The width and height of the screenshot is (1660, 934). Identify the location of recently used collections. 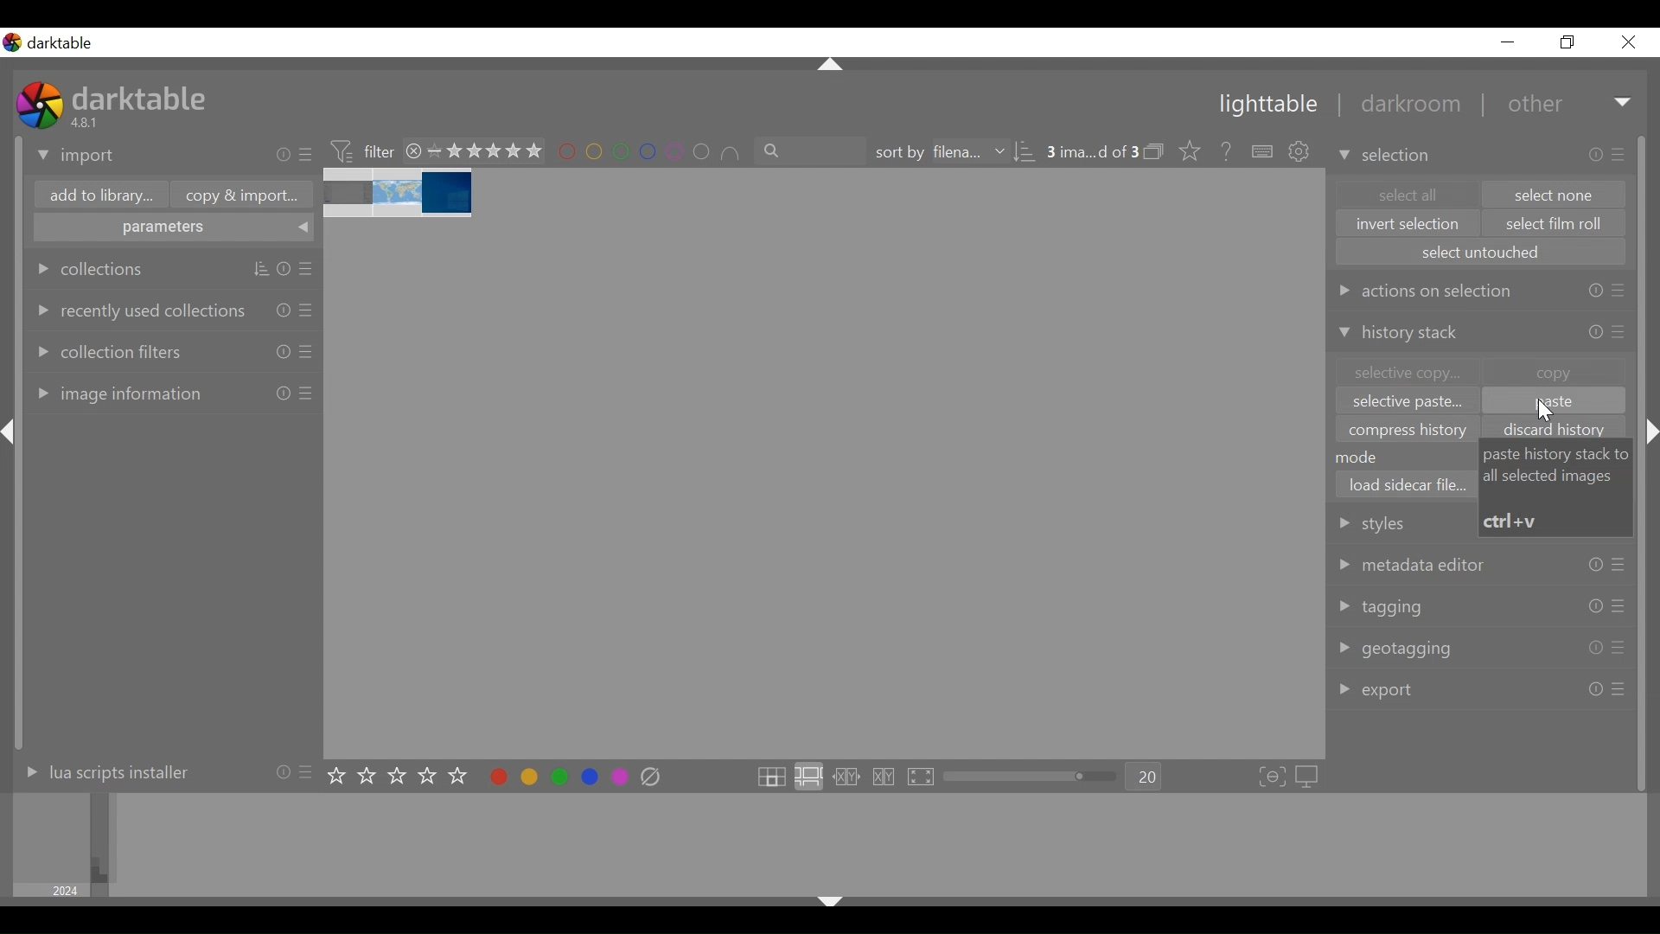
(137, 310).